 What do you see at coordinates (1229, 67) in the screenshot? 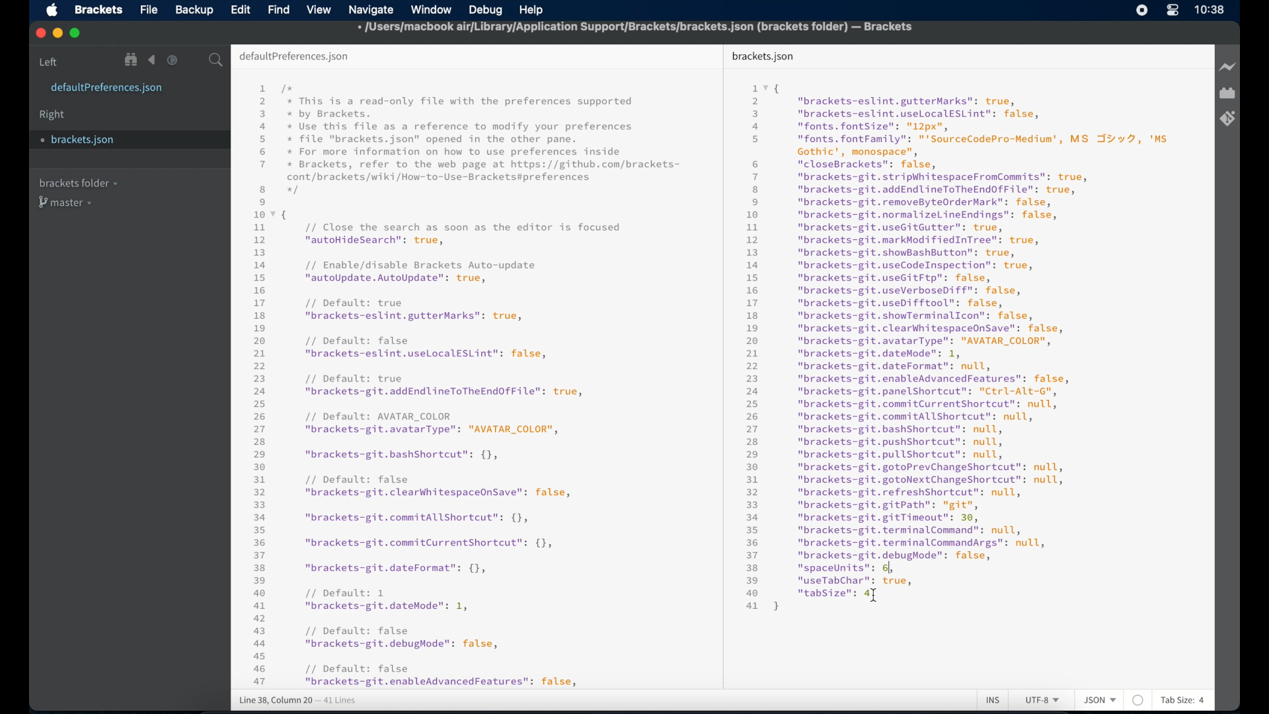
I see `live preview` at bounding box center [1229, 67].